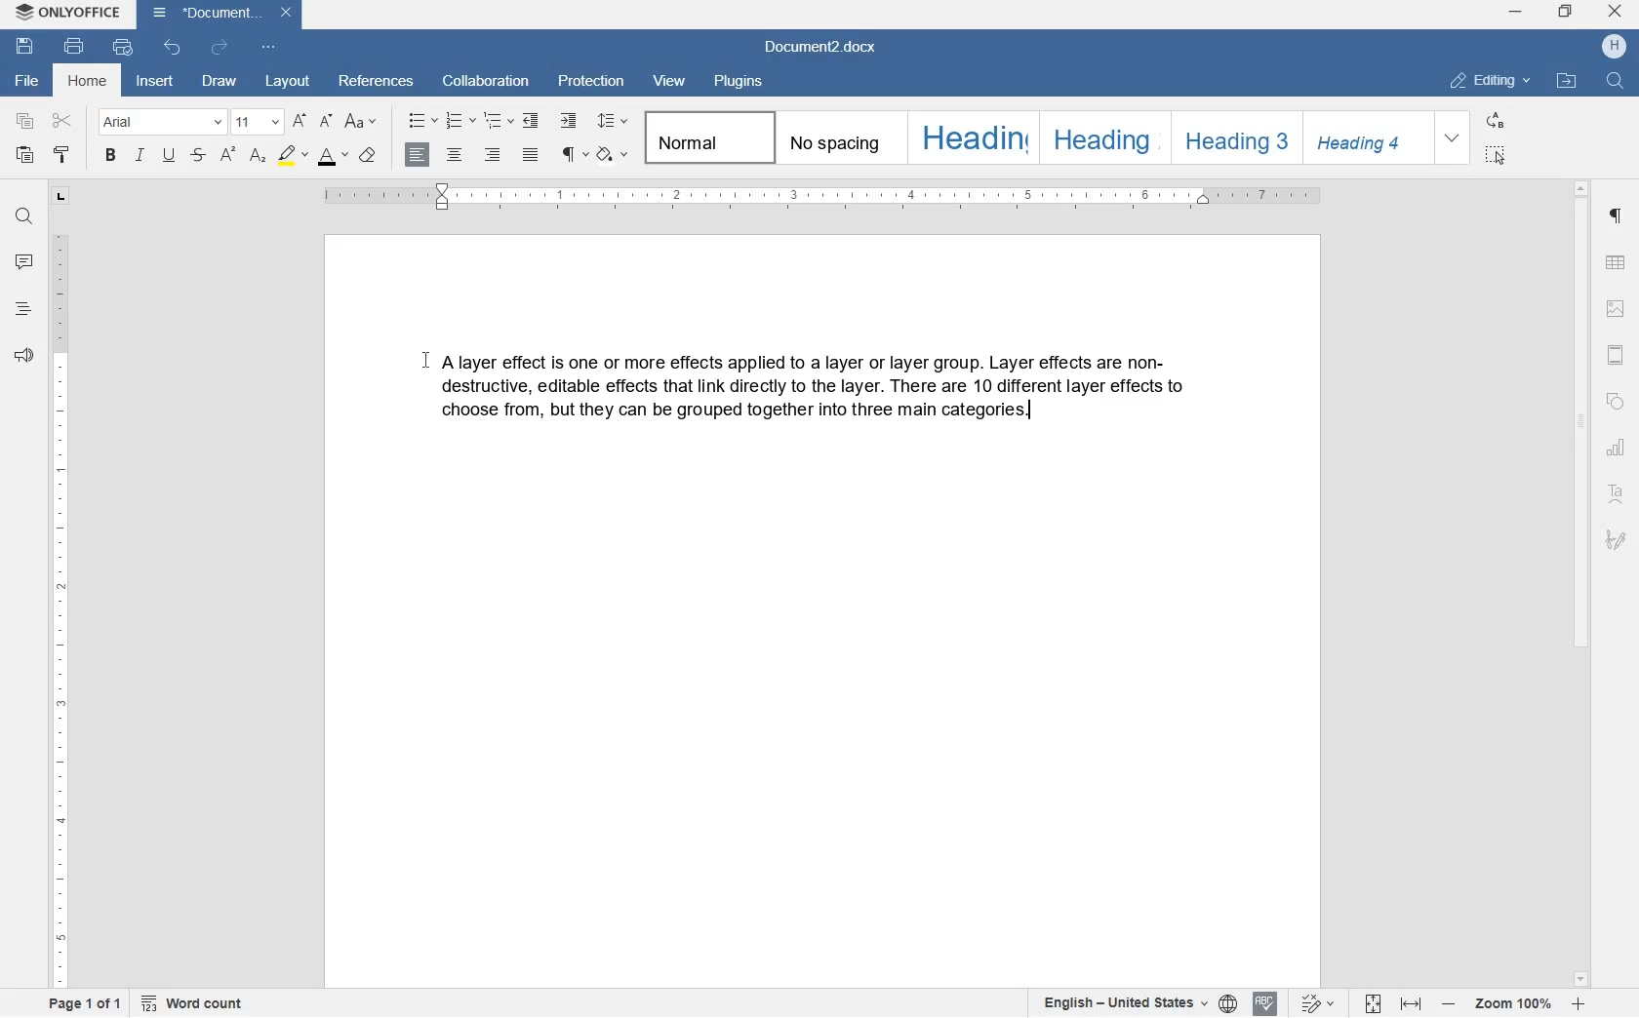 The height and width of the screenshot is (1018, 1639). Describe the element at coordinates (1455, 138) in the screenshot. I see `expand formatting style` at that location.